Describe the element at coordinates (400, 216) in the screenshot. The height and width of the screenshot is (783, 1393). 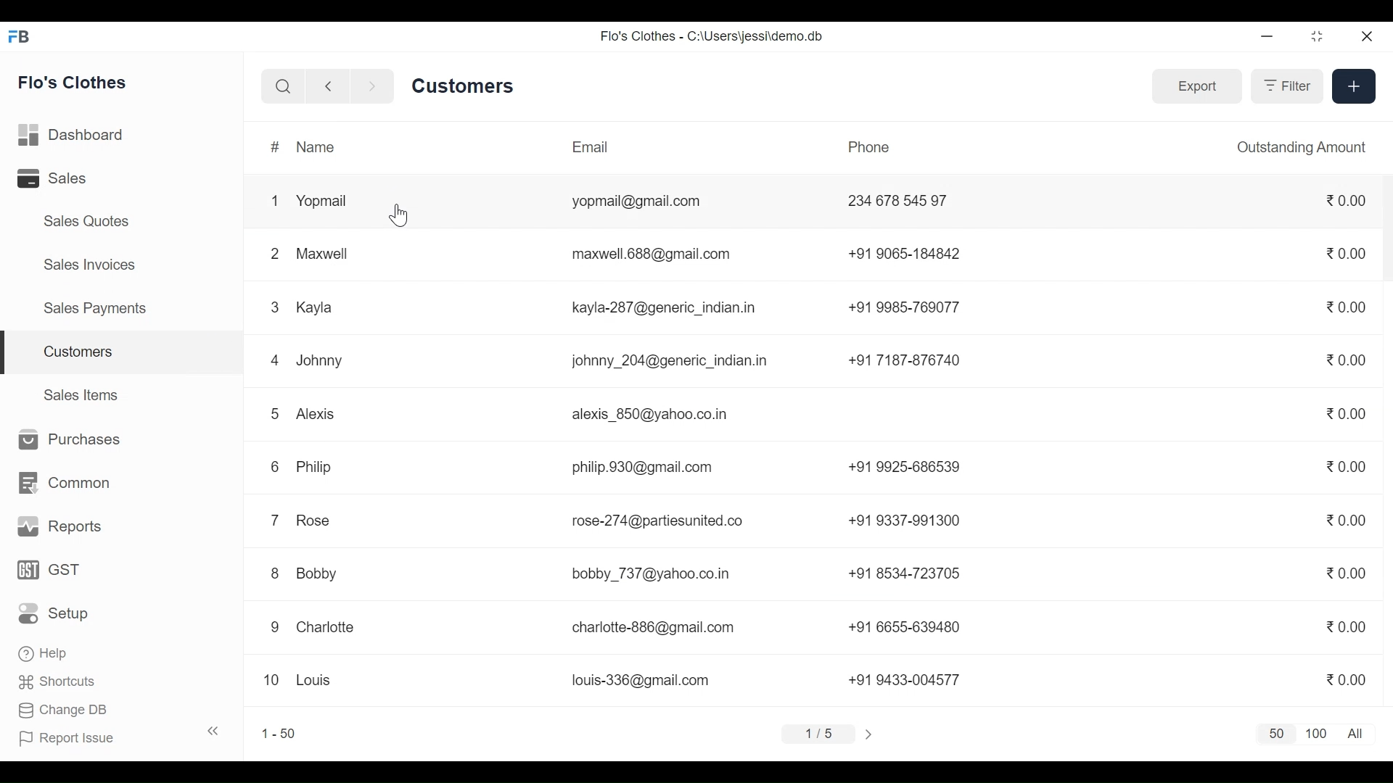
I see `Cursor` at that location.